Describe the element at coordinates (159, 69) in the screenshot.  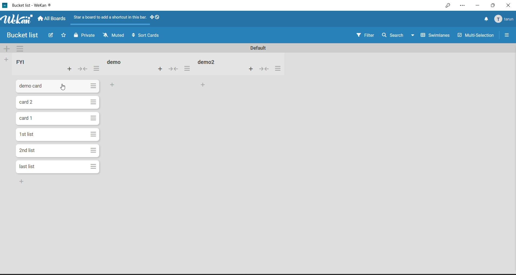
I see `add card to top` at that location.